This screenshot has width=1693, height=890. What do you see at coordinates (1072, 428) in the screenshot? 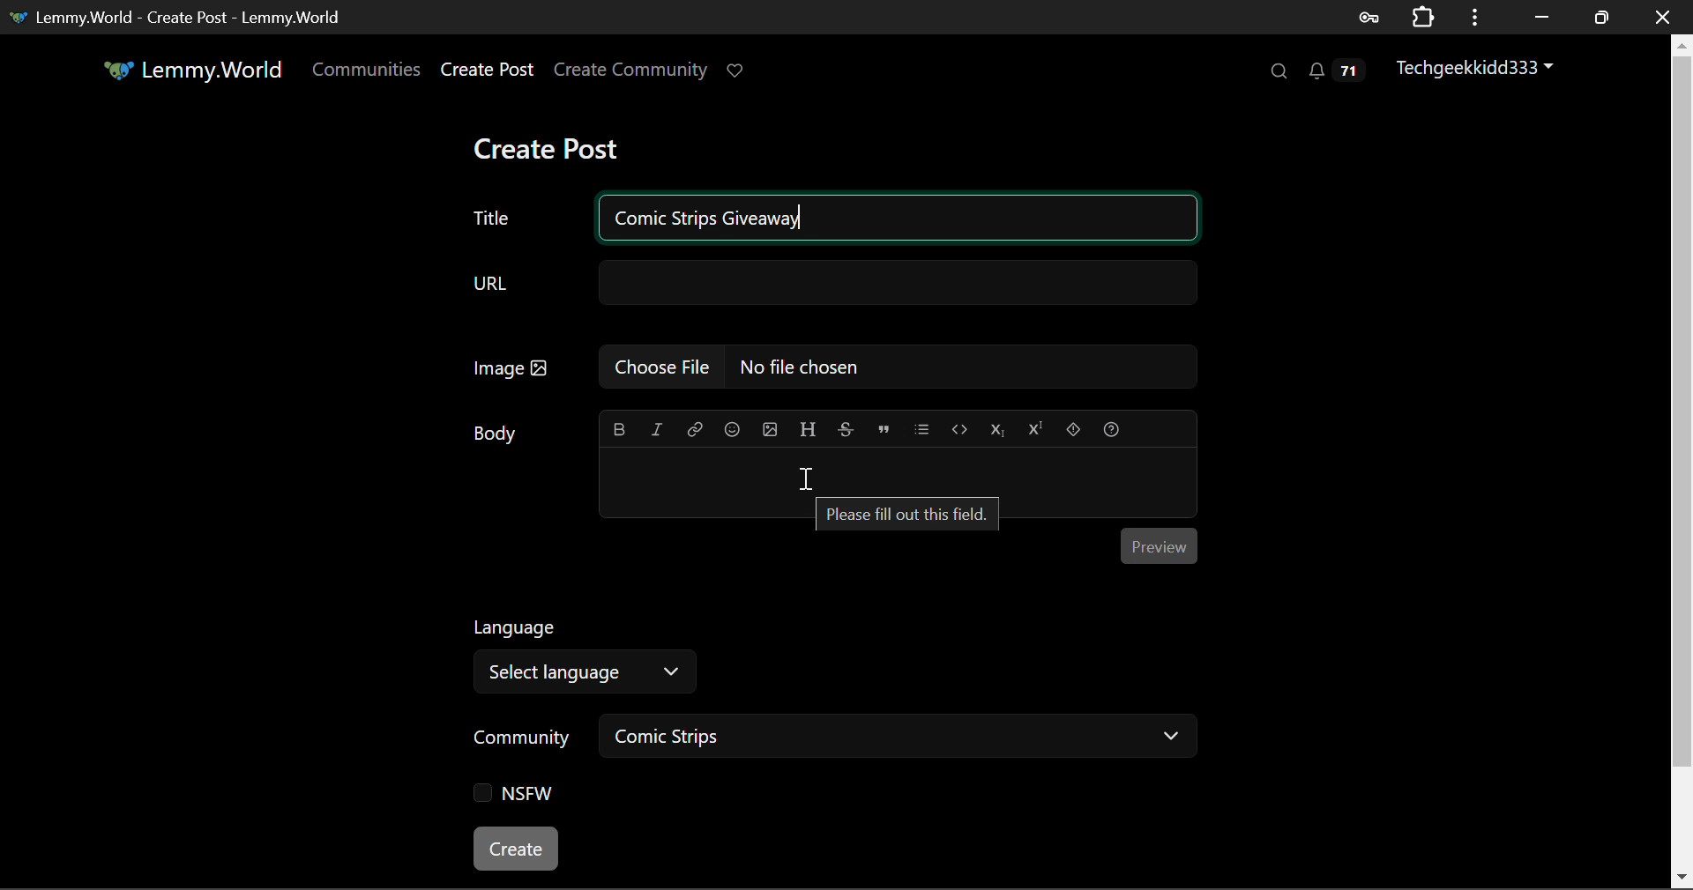
I see `spoiler` at bounding box center [1072, 428].